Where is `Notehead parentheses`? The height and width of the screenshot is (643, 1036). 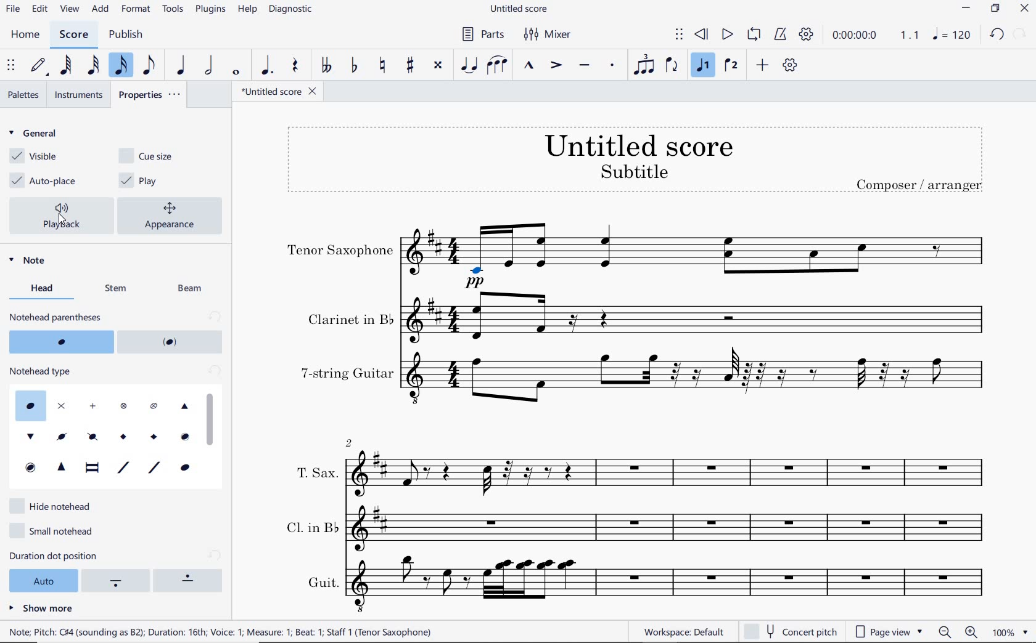
Notehead parentheses is located at coordinates (60, 342).